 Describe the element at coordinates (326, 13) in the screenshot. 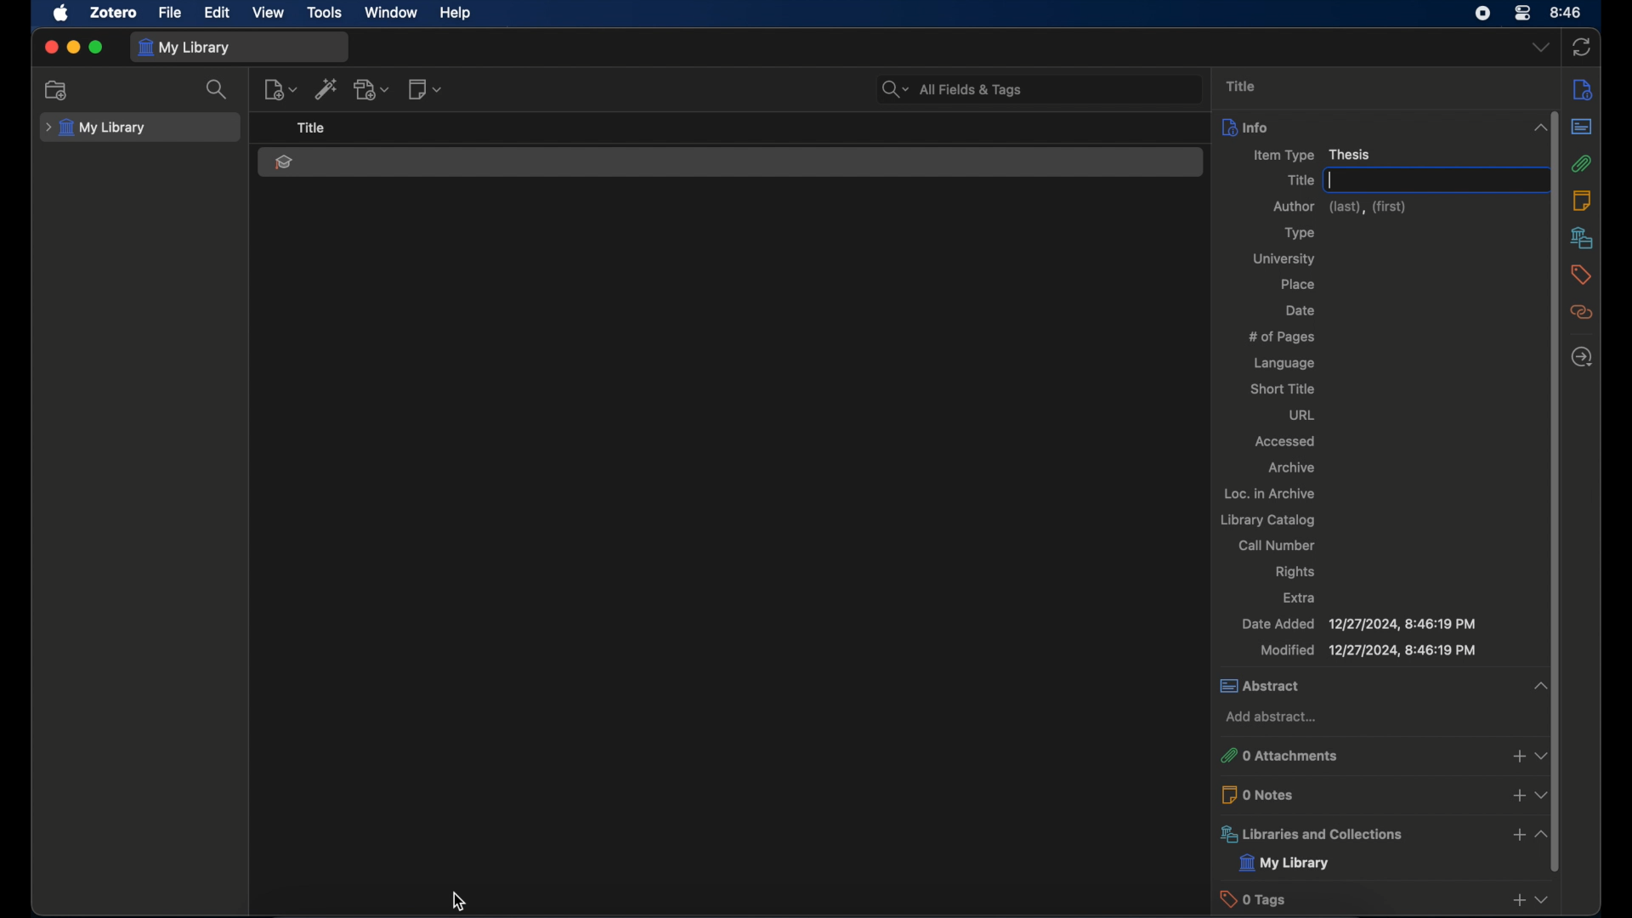

I see `tools` at that location.